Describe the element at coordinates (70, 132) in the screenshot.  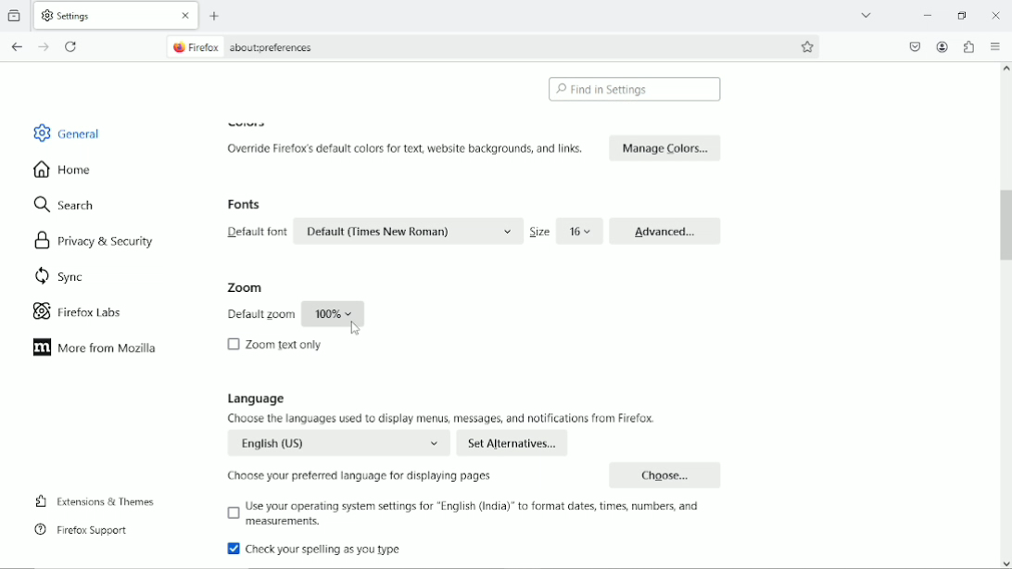
I see `General` at that location.